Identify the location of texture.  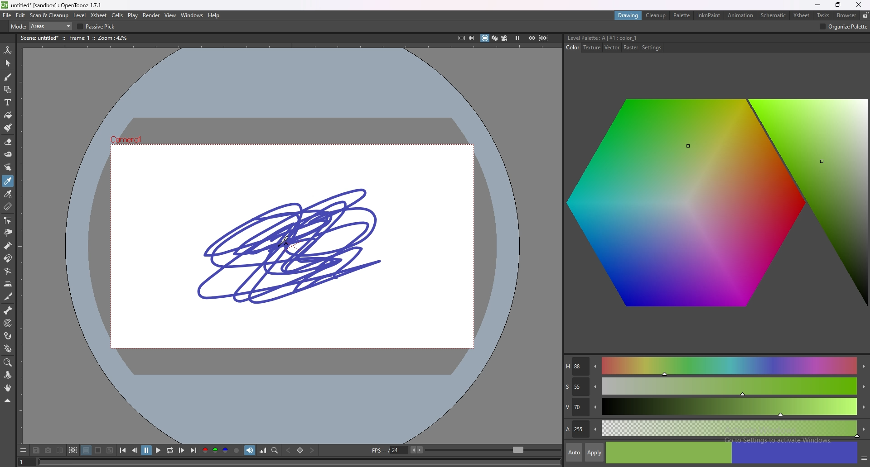
(593, 48).